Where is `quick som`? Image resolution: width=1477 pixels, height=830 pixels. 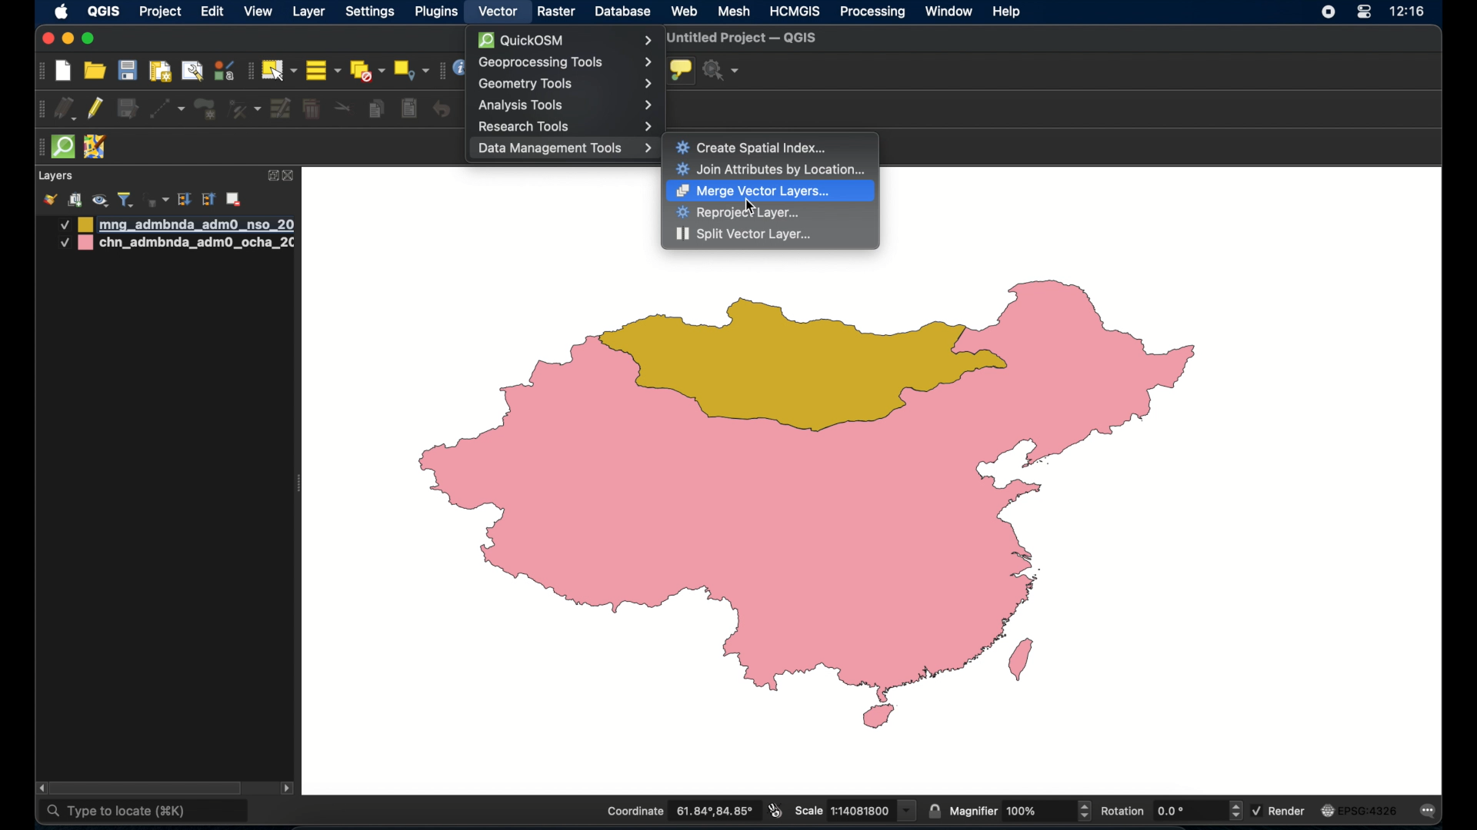
quick som is located at coordinates (62, 148).